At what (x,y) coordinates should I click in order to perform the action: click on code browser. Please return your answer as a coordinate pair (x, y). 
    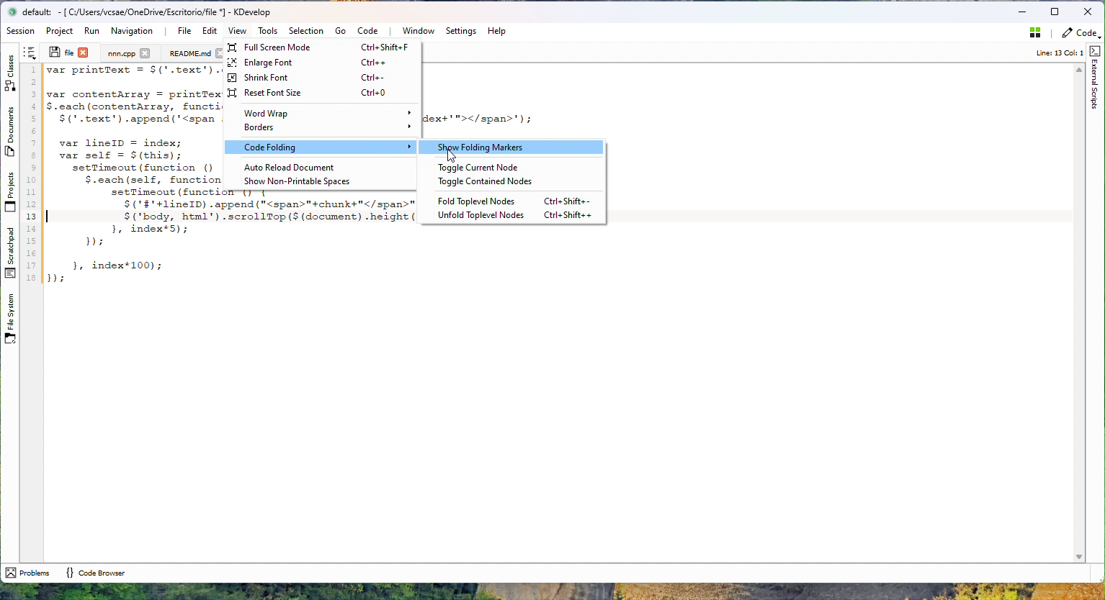
    Looking at the image, I should click on (95, 572).